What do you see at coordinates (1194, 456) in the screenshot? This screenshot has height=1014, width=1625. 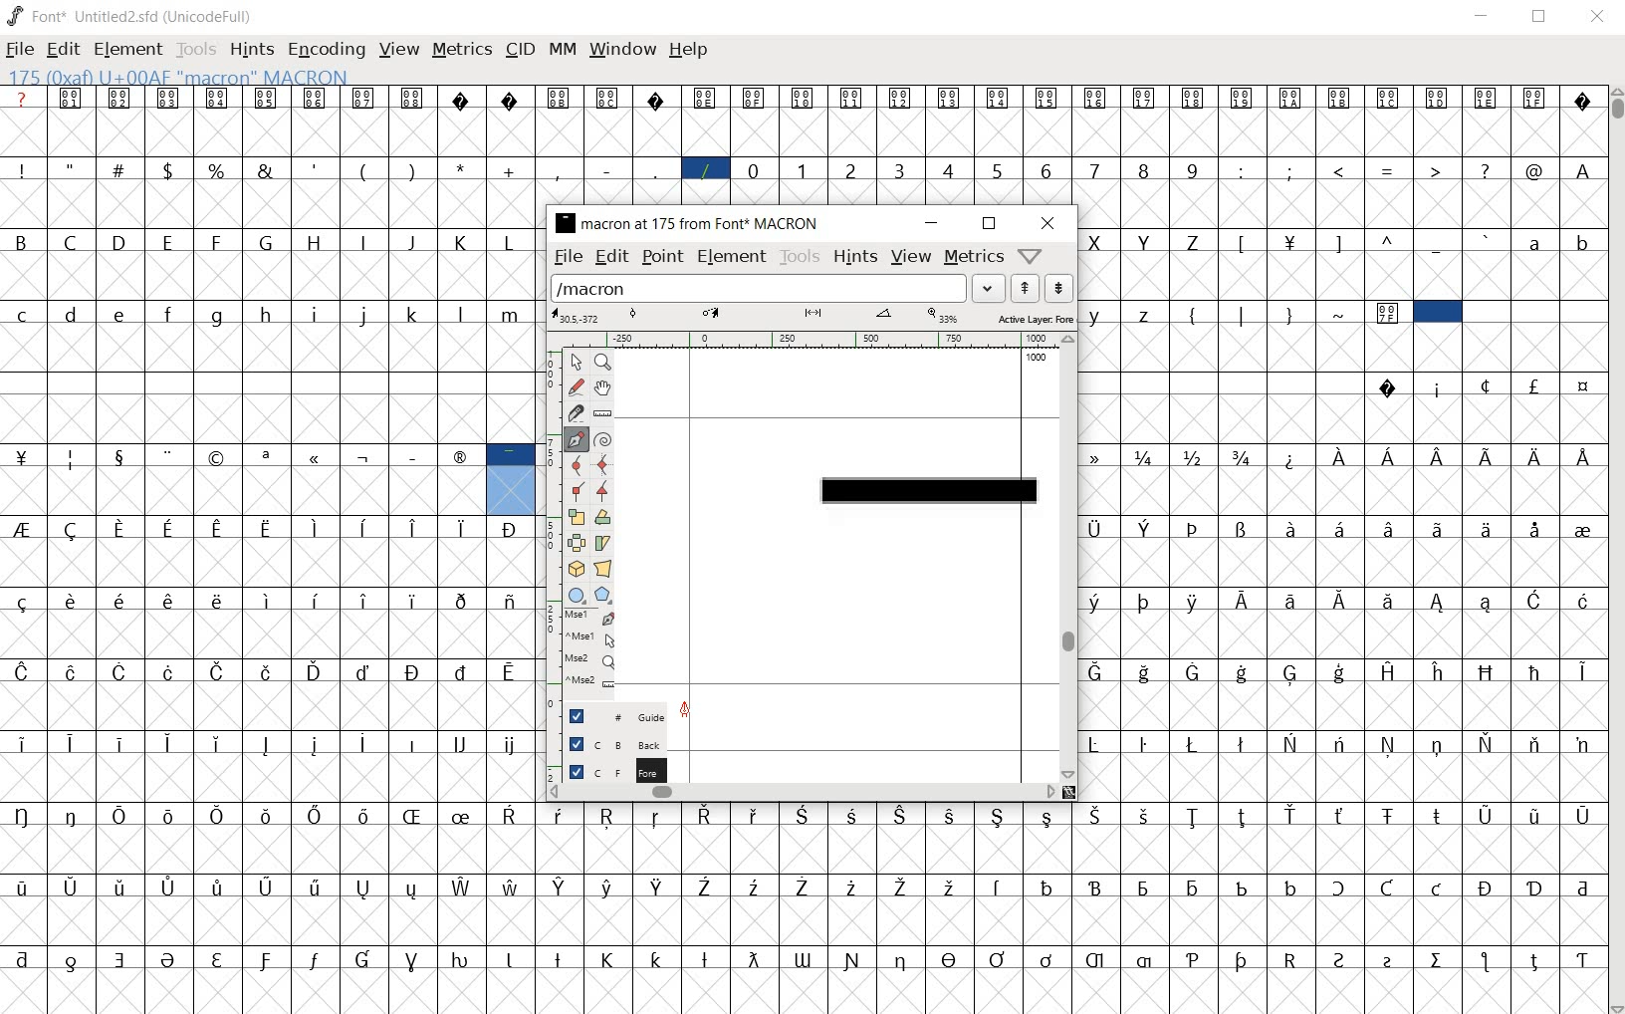 I see `Symbol` at bounding box center [1194, 456].